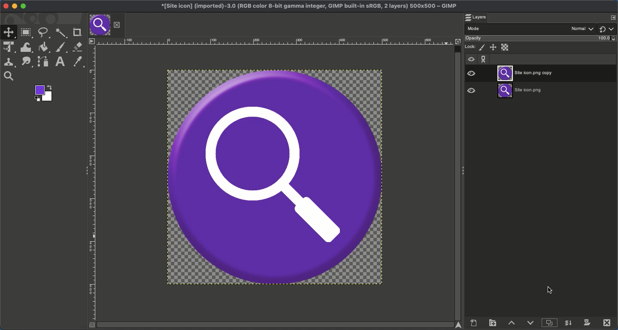 This screenshot has height=330, width=618. What do you see at coordinates (458, 178) in the screenshot?
I see `Scroll` at bounding box center [458, 178].